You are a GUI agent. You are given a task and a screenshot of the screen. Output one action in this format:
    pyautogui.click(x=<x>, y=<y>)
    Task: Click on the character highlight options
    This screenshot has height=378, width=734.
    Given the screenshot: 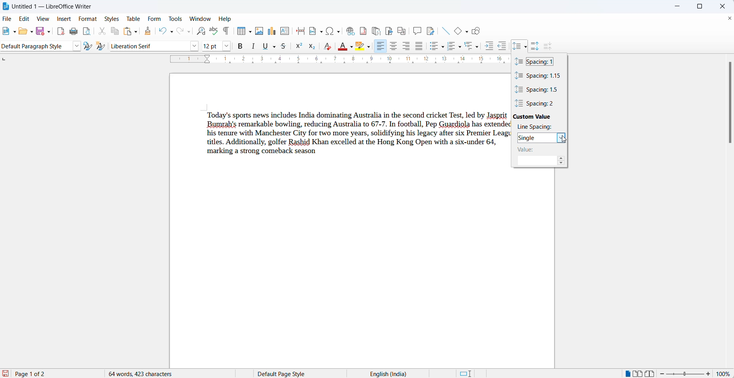 What is the action you would take?
    pyautogui.click(x=369, y=48)
    